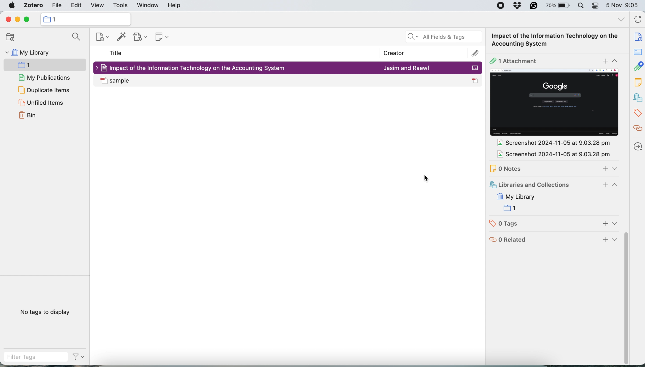  I want to click on refresh, so click(637, 20).